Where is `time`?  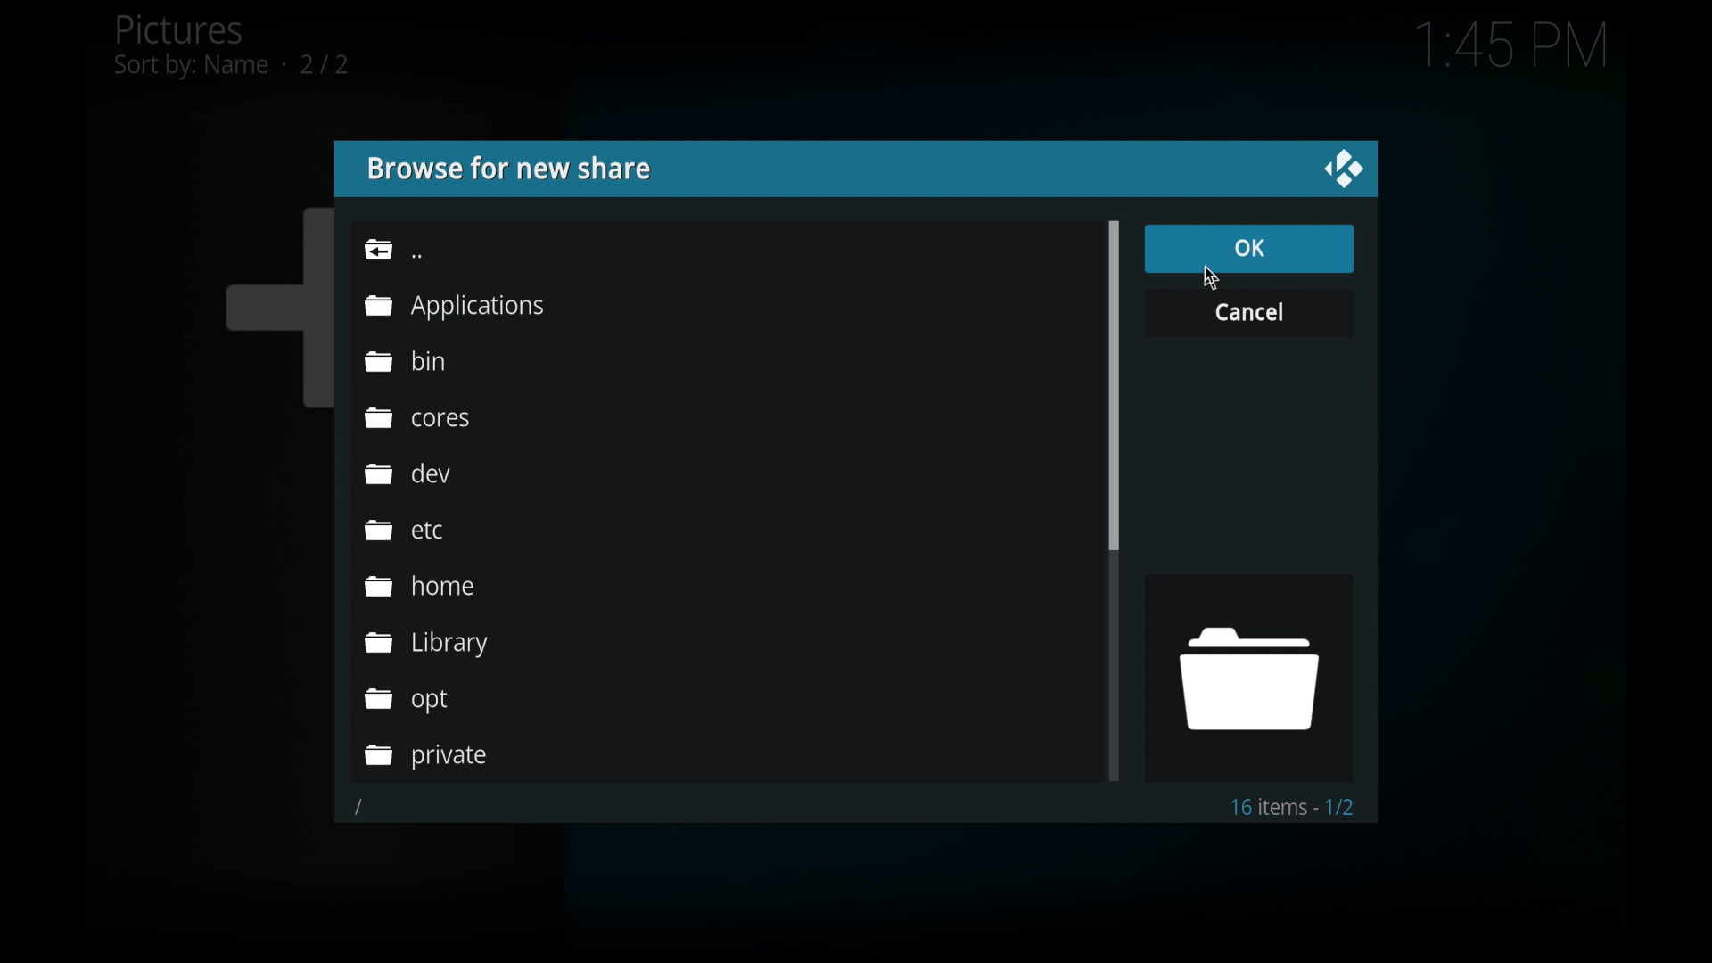
time is located at coordinates (1510, 46).